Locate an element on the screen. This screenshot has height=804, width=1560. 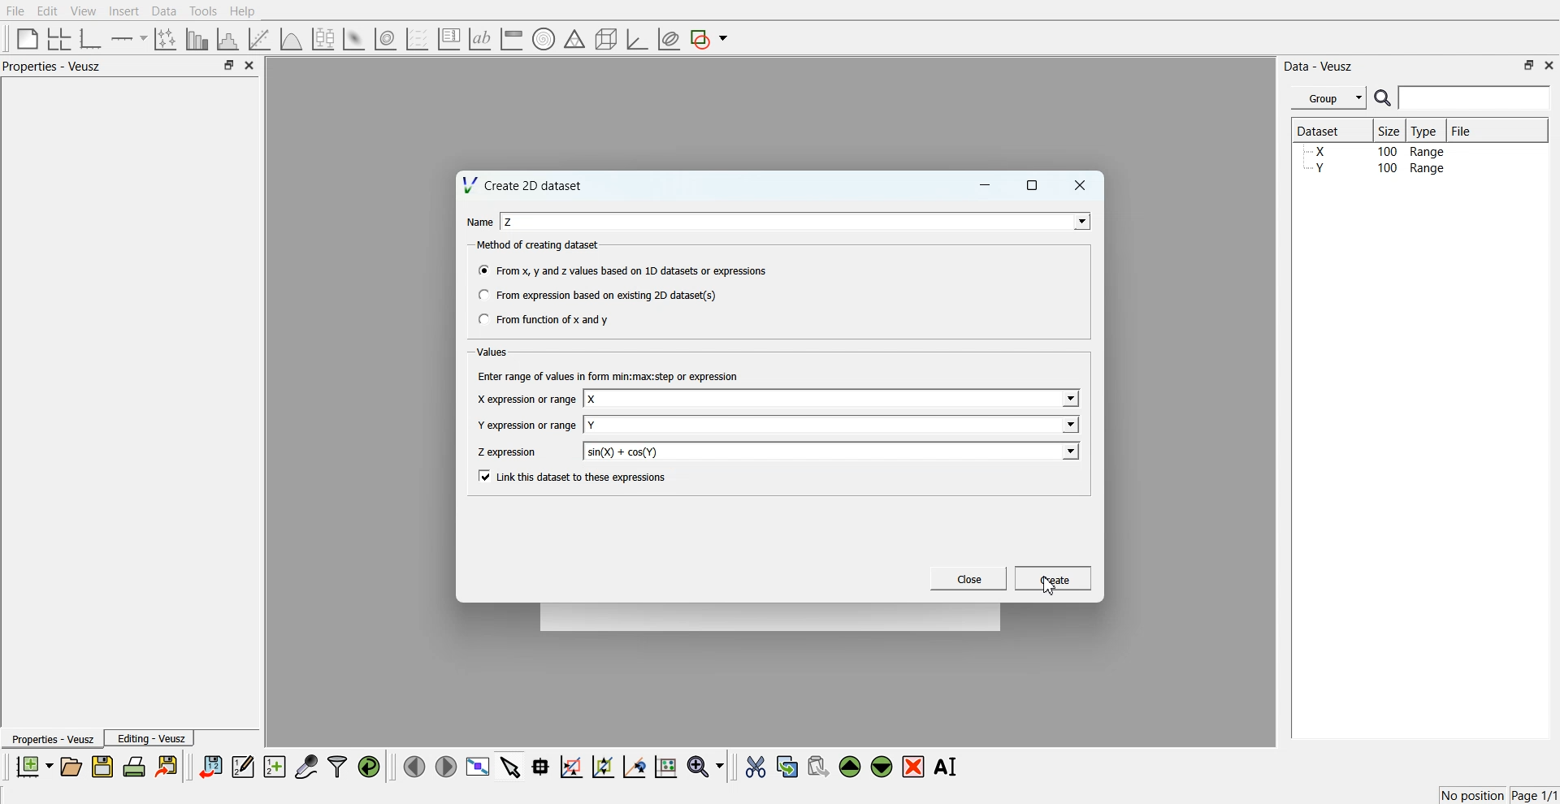
Cut the selected widget is located at coordinates (756, 767).